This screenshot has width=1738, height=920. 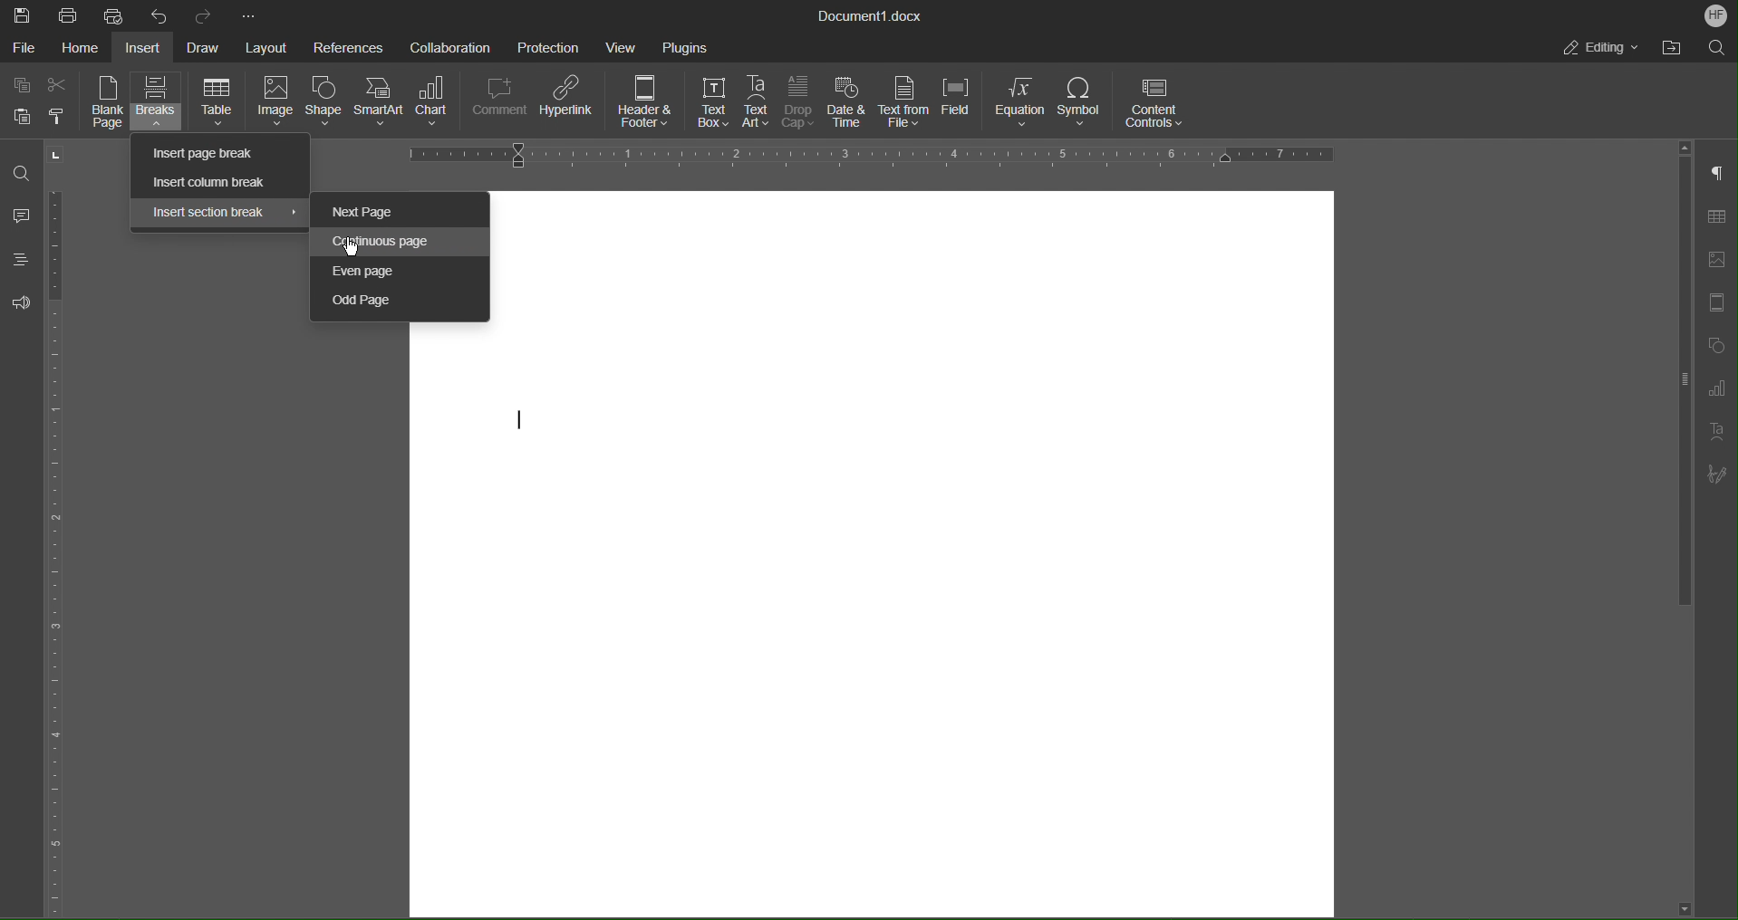 What do you see at coordinates (113, 14) in the screenshot?
I see `Quick Print` at bounding box center [113, 14].